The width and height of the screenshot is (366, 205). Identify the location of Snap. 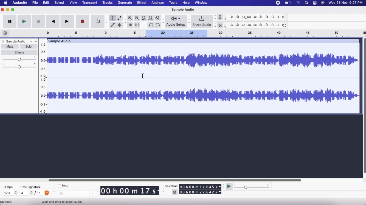
(63, 185).